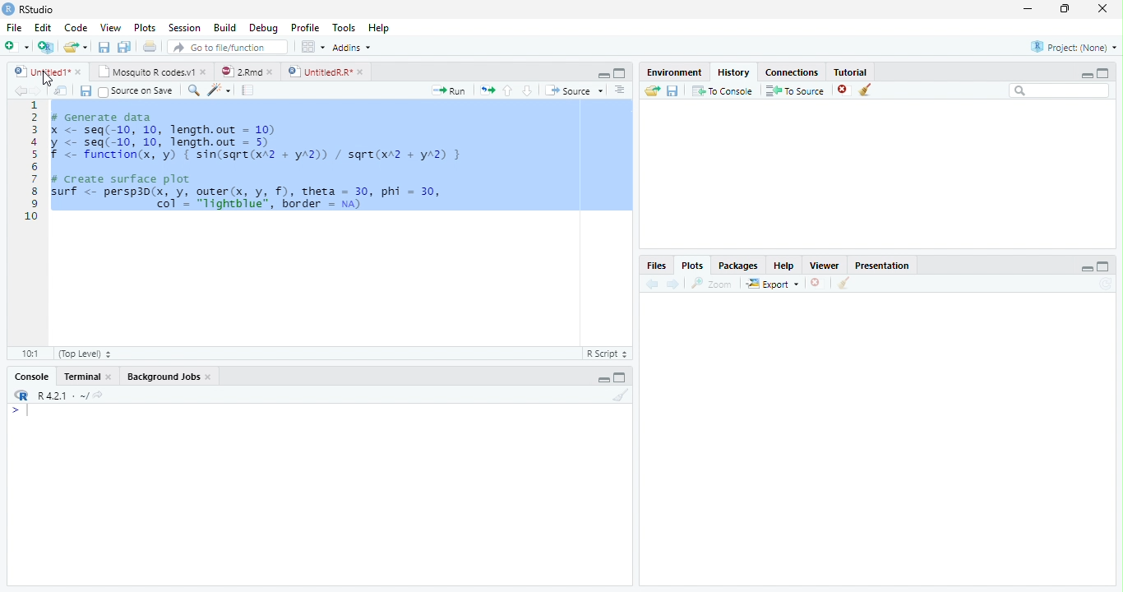  I want to click on (Top Level), so click(86, 354).